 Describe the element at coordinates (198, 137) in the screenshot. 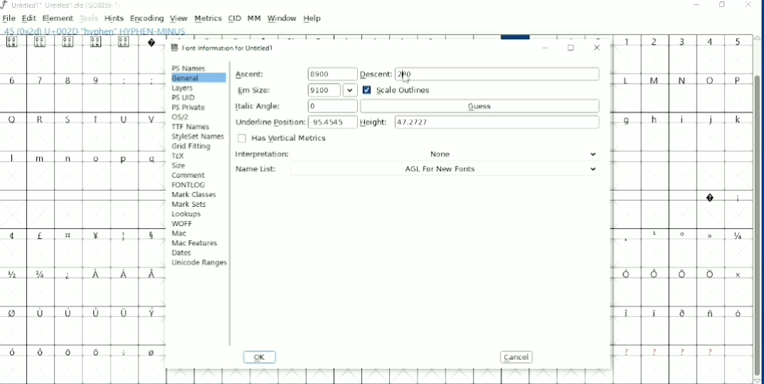

I see `StyleSet Names` at that location.